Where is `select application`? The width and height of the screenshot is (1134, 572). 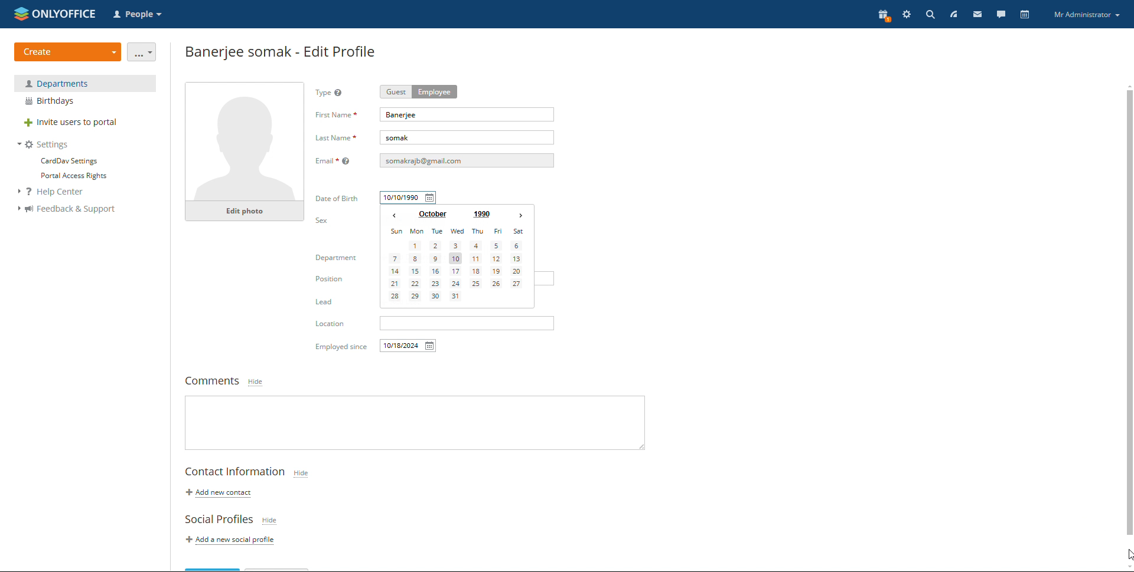
select application is located at coordinates (139, 15).